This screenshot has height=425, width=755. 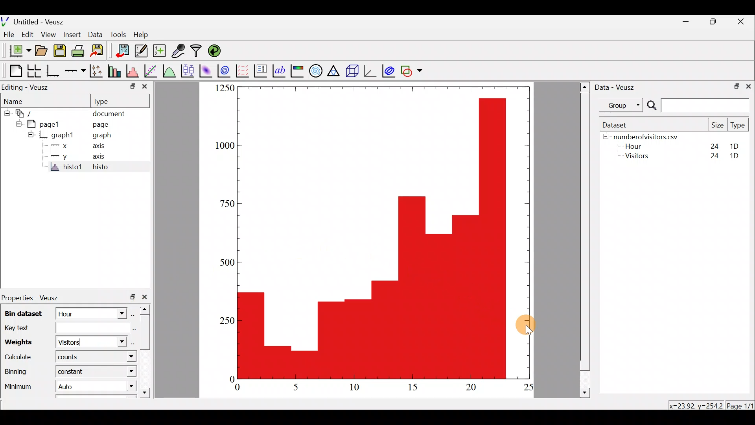 I want to click on Blank page, so click(x=13, y=70).